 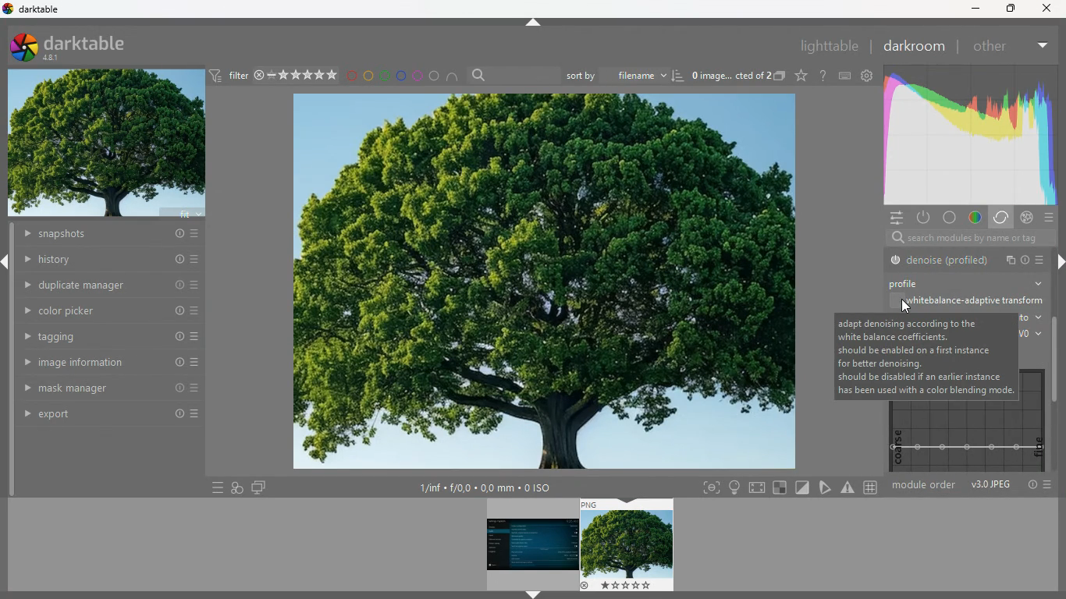 I want to click on screen, so click(x=259, y=488).